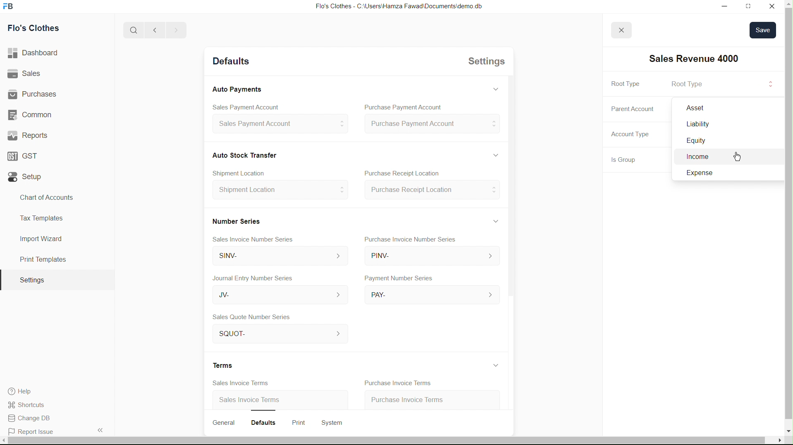 The image size is (793, 445). What do you see at coordinates (40, 217) in the screenshot?
I see `Tax Templates` at bounding box center [40, 217].